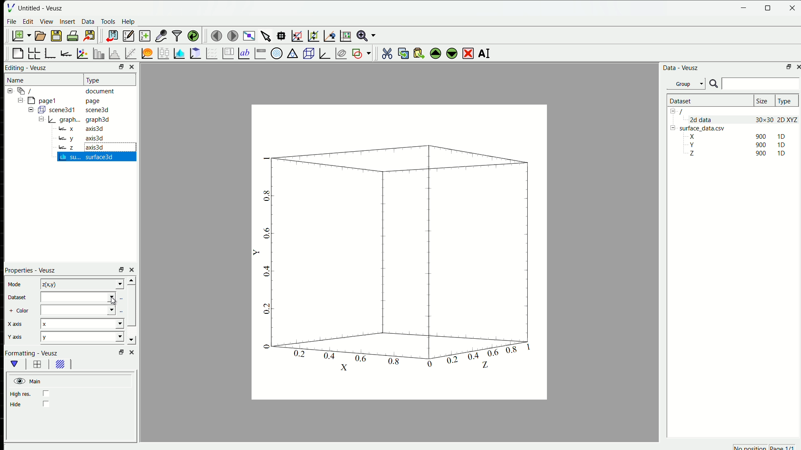 The width and height of the screenshot is (801, 450). Describe the element at coordinates (682, 101) in the screenshot. I see `Dataset` at that location.